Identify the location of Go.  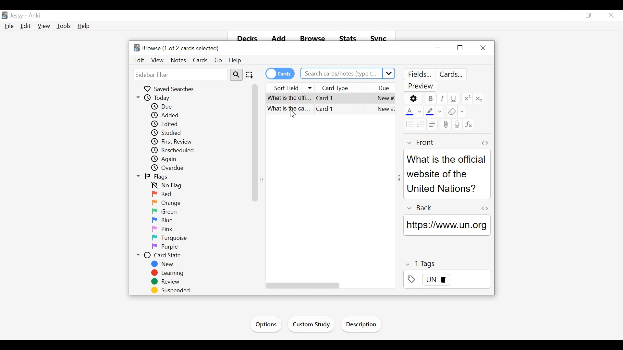
(219, 61).